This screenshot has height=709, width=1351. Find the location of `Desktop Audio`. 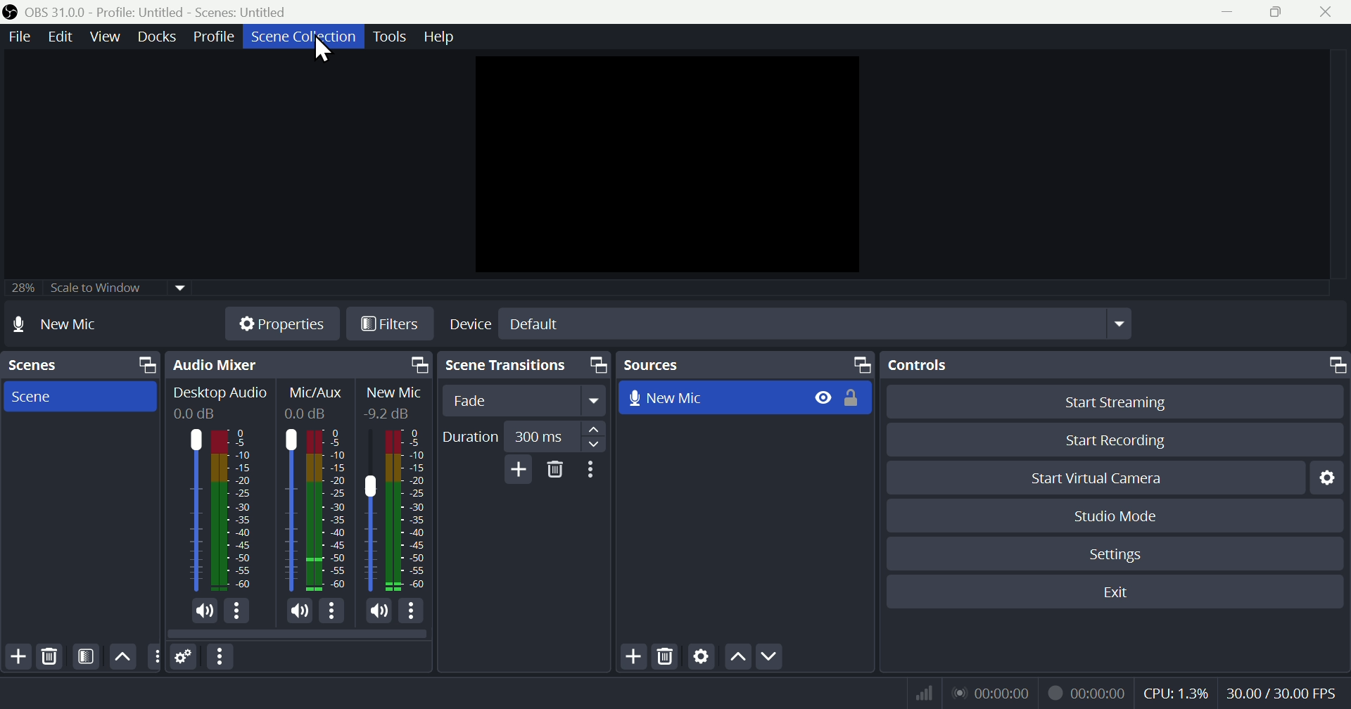

Desktop Audio is located at coordinates (235, 511).